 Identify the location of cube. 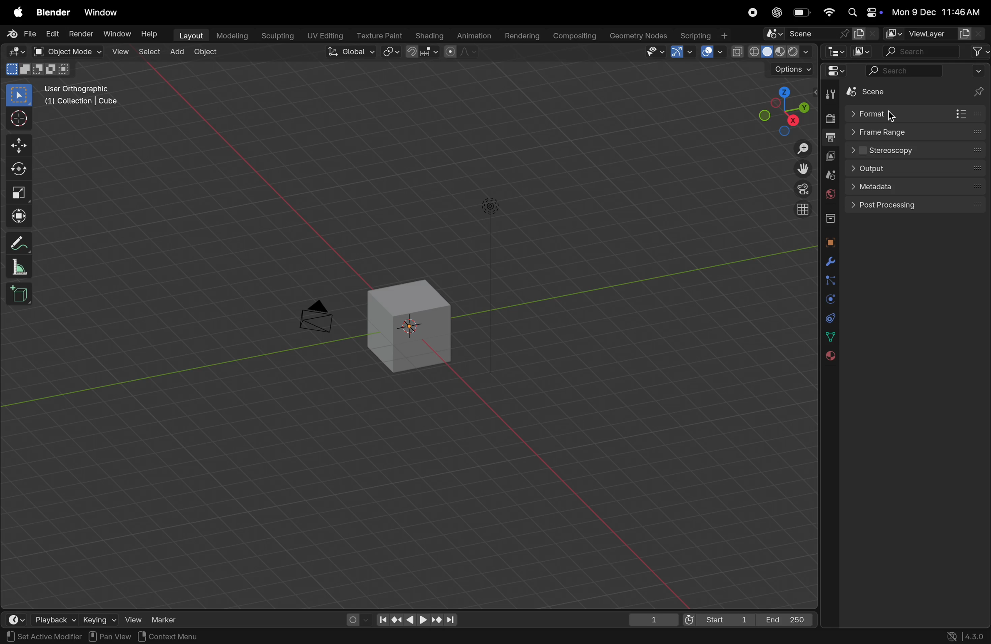
(411, 323).